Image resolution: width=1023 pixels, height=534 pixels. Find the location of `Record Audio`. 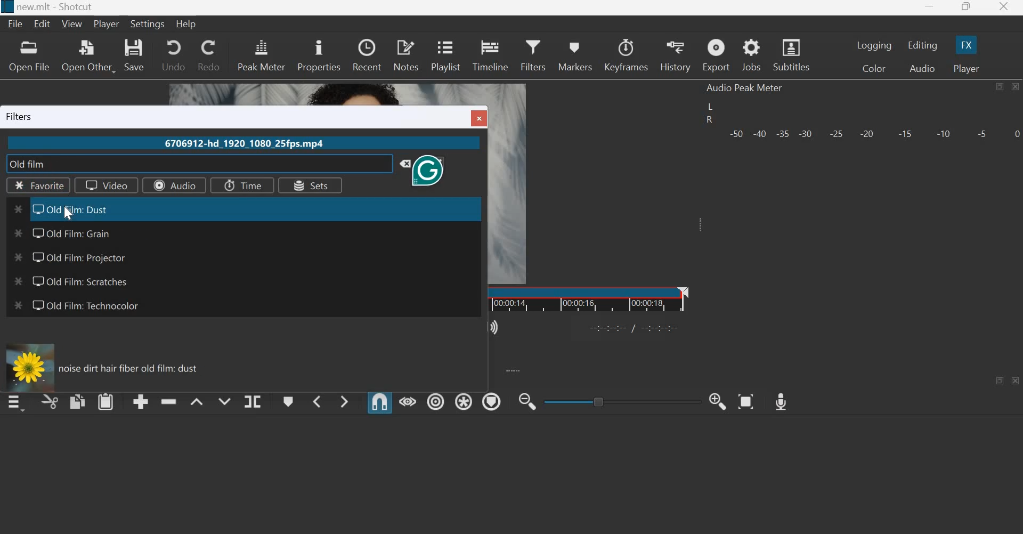

Record Audio is located at coordinates (780, 399).